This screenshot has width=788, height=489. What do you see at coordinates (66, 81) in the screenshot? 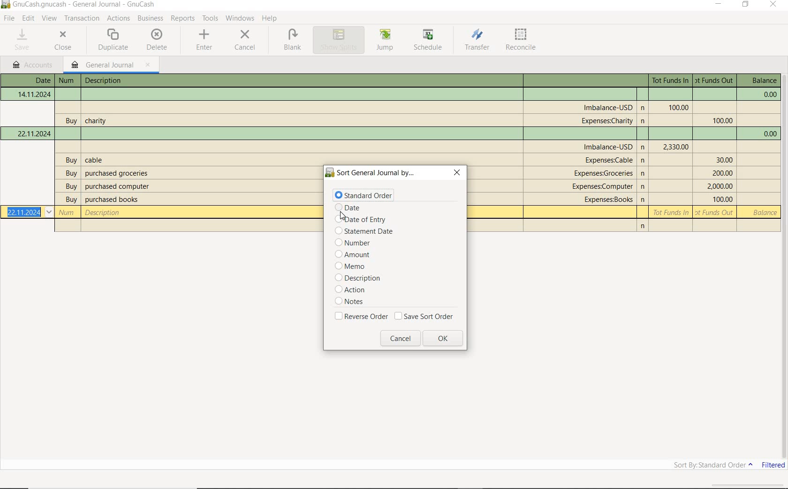
I see `Number` at bounding box center [66, 81].